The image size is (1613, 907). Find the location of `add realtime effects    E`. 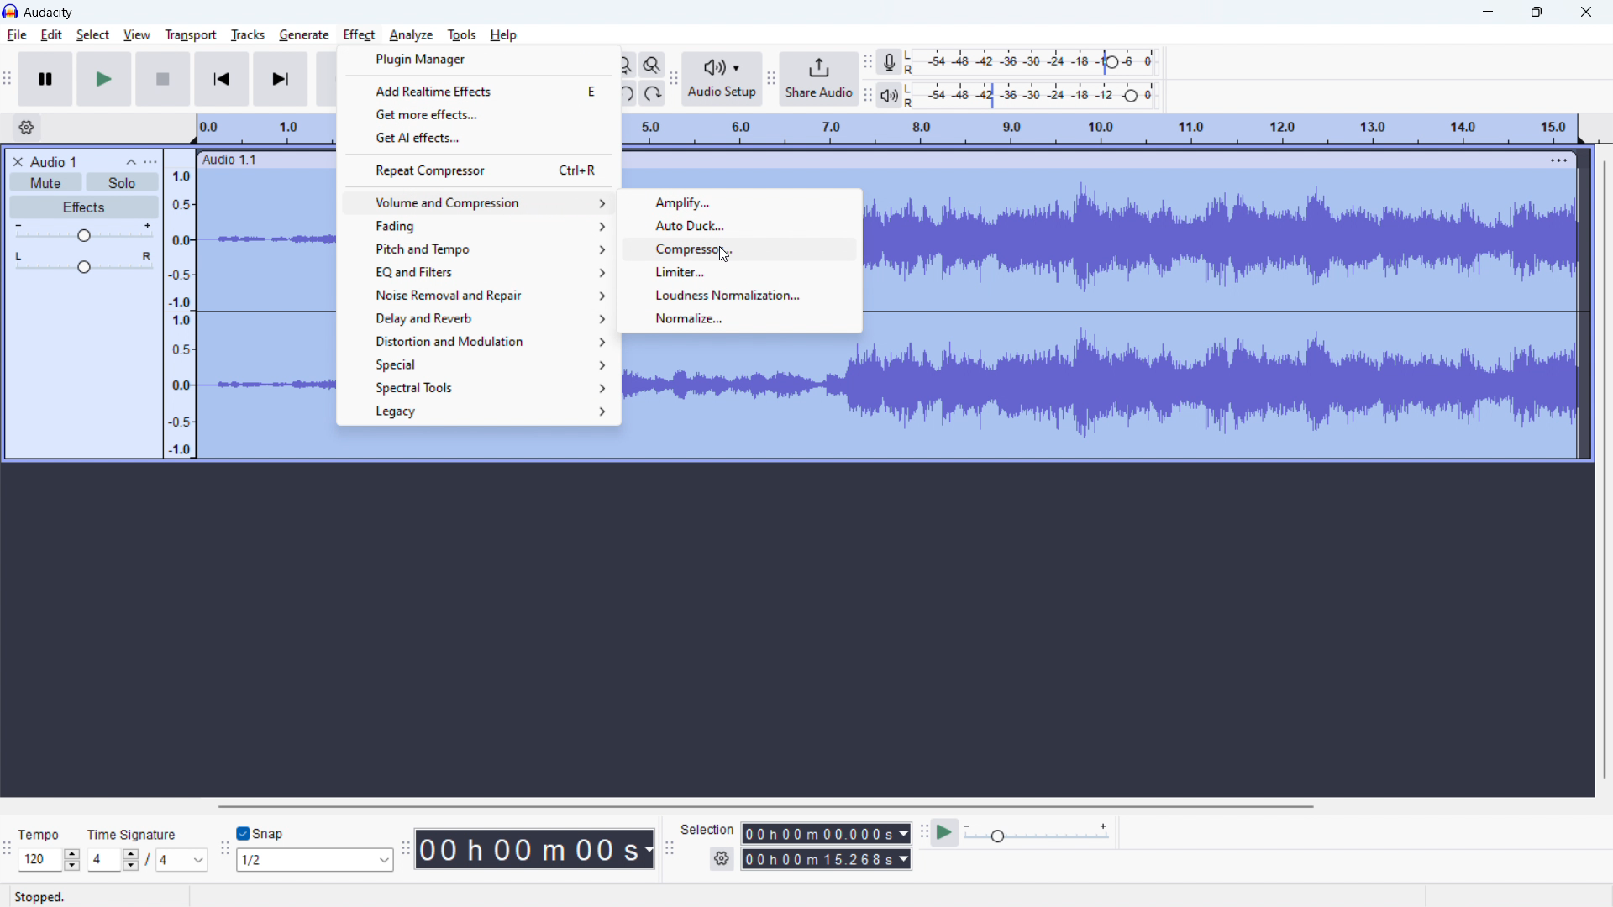

add realtime effects    E is located at coordinates (479, 90).